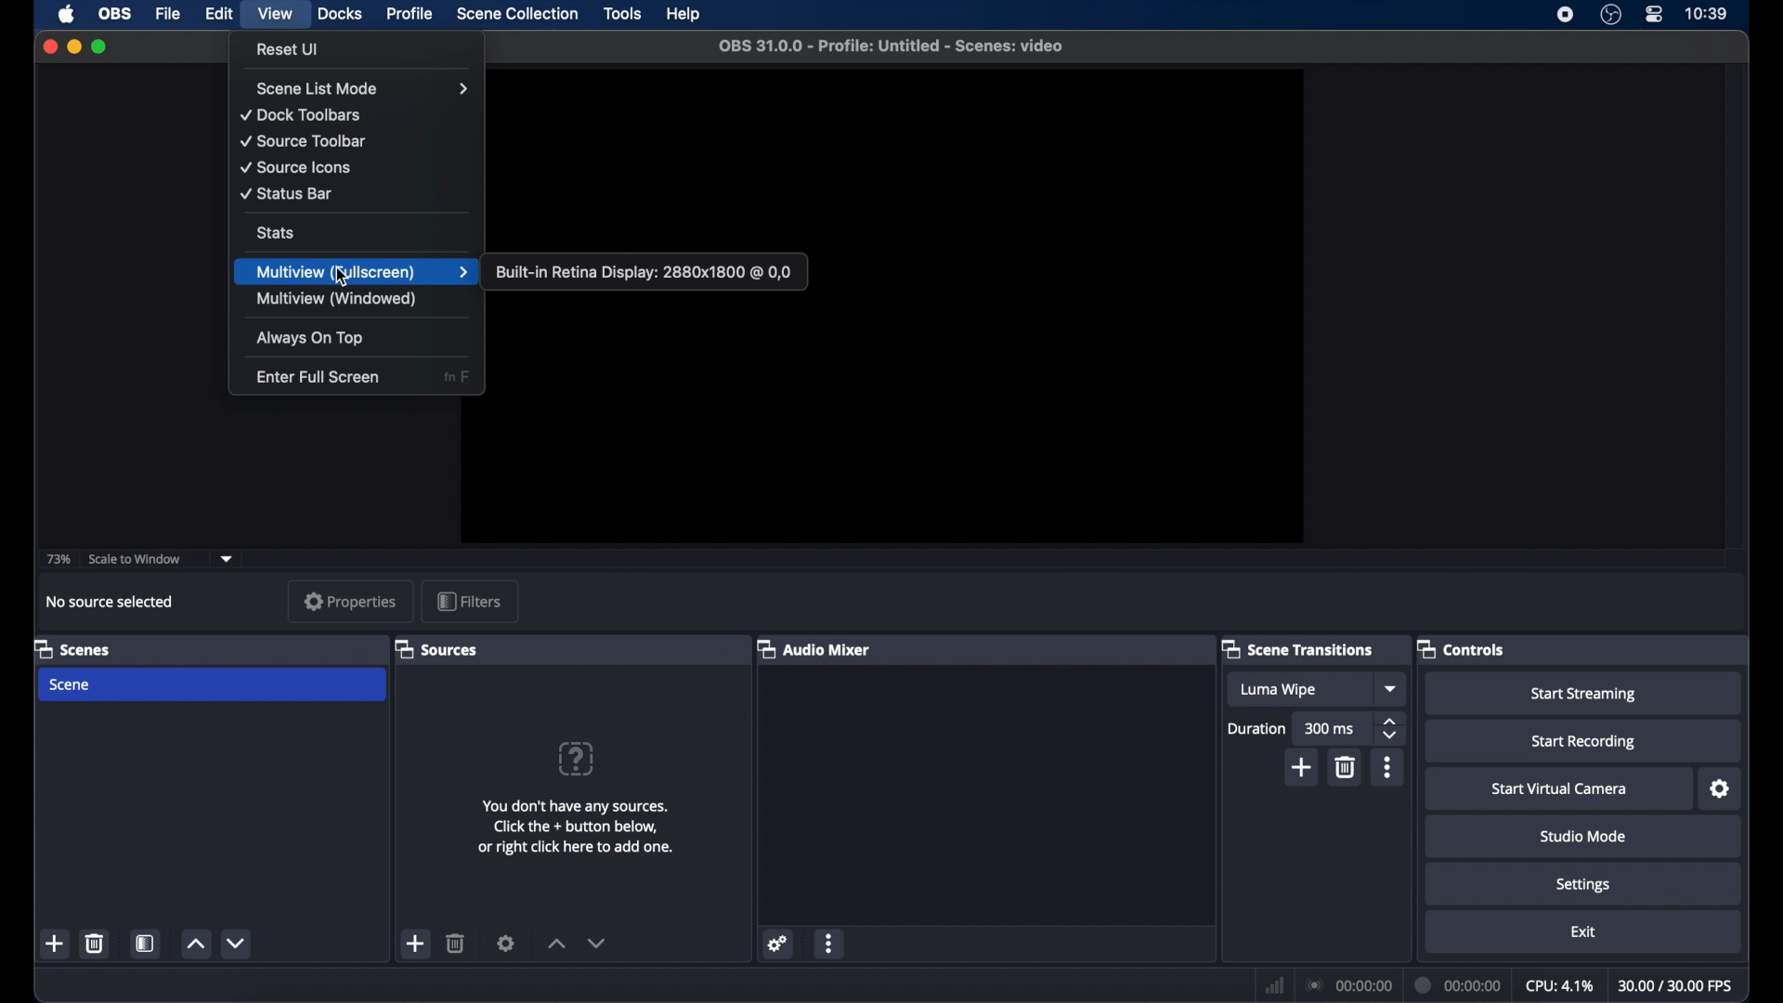 The height and width of the screenshot is (1003, 1783). I want to click on 300 ms, so click(1330, 728).